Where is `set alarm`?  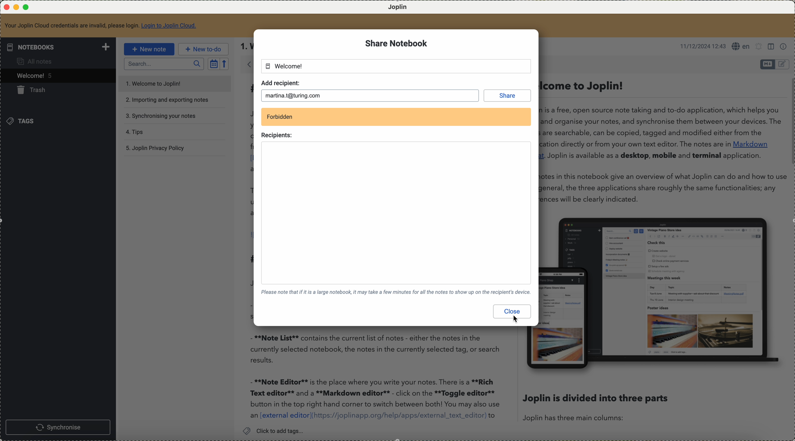 set alarm is located at coordinates (759, 47).